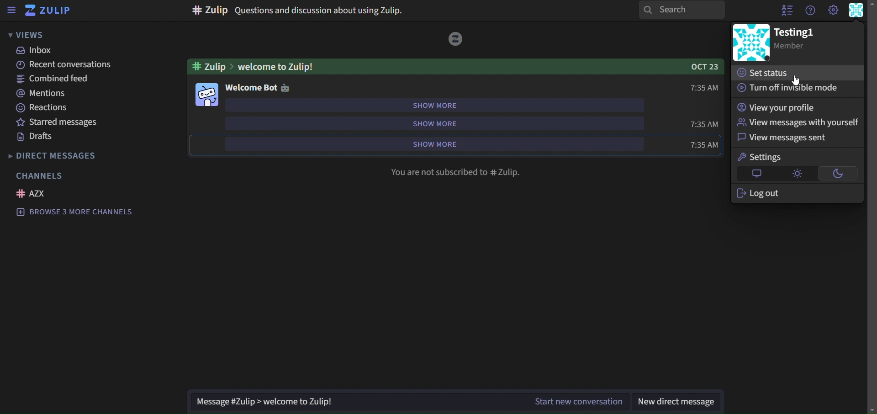 This screenshot has height=414, width=877. I want to click on recent conversations, so click(65, 66).